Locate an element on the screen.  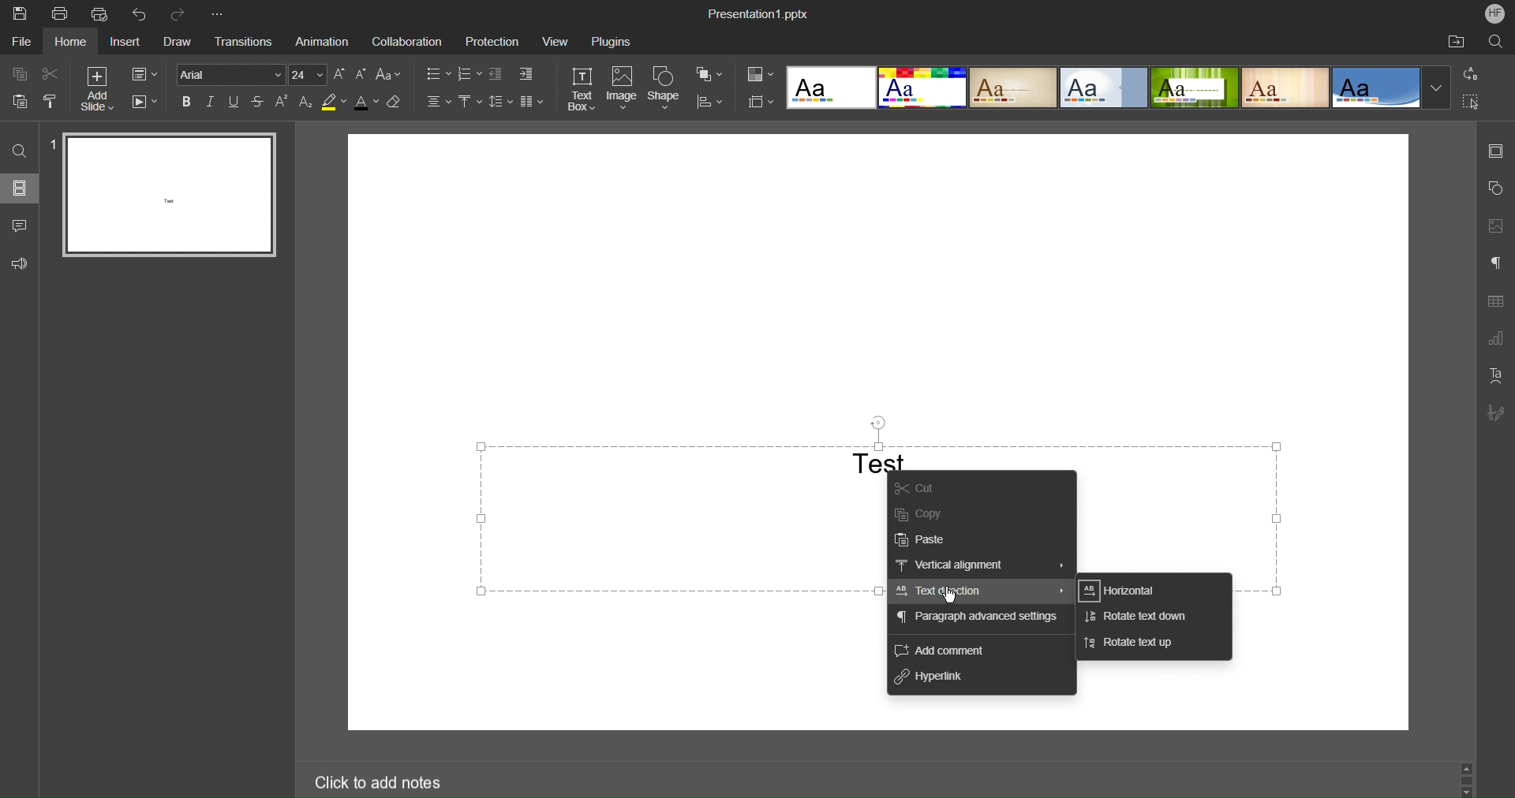
Open Folder is located at coordinates (1457, 43).